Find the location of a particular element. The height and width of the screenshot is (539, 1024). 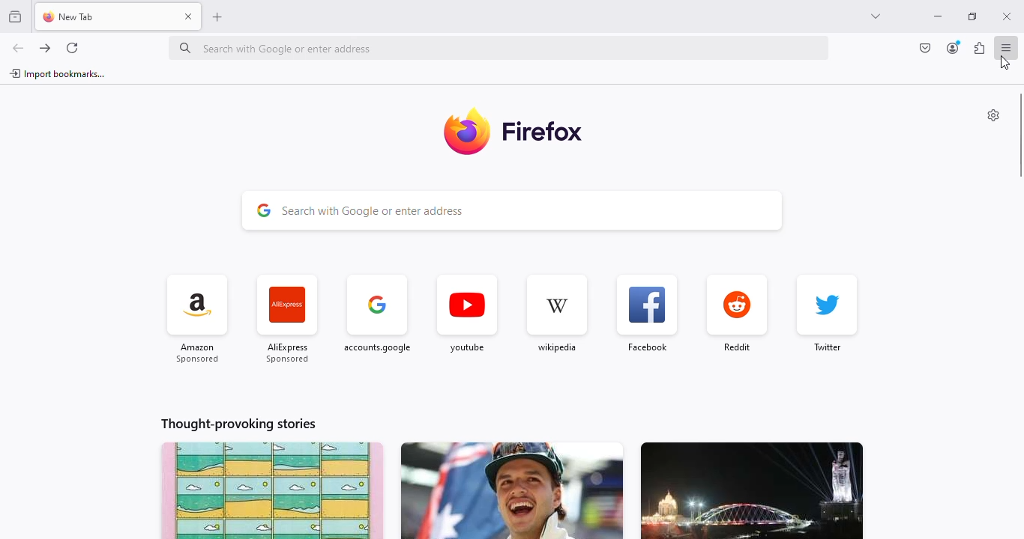

open a new tab is located at coordinates (217, 18).